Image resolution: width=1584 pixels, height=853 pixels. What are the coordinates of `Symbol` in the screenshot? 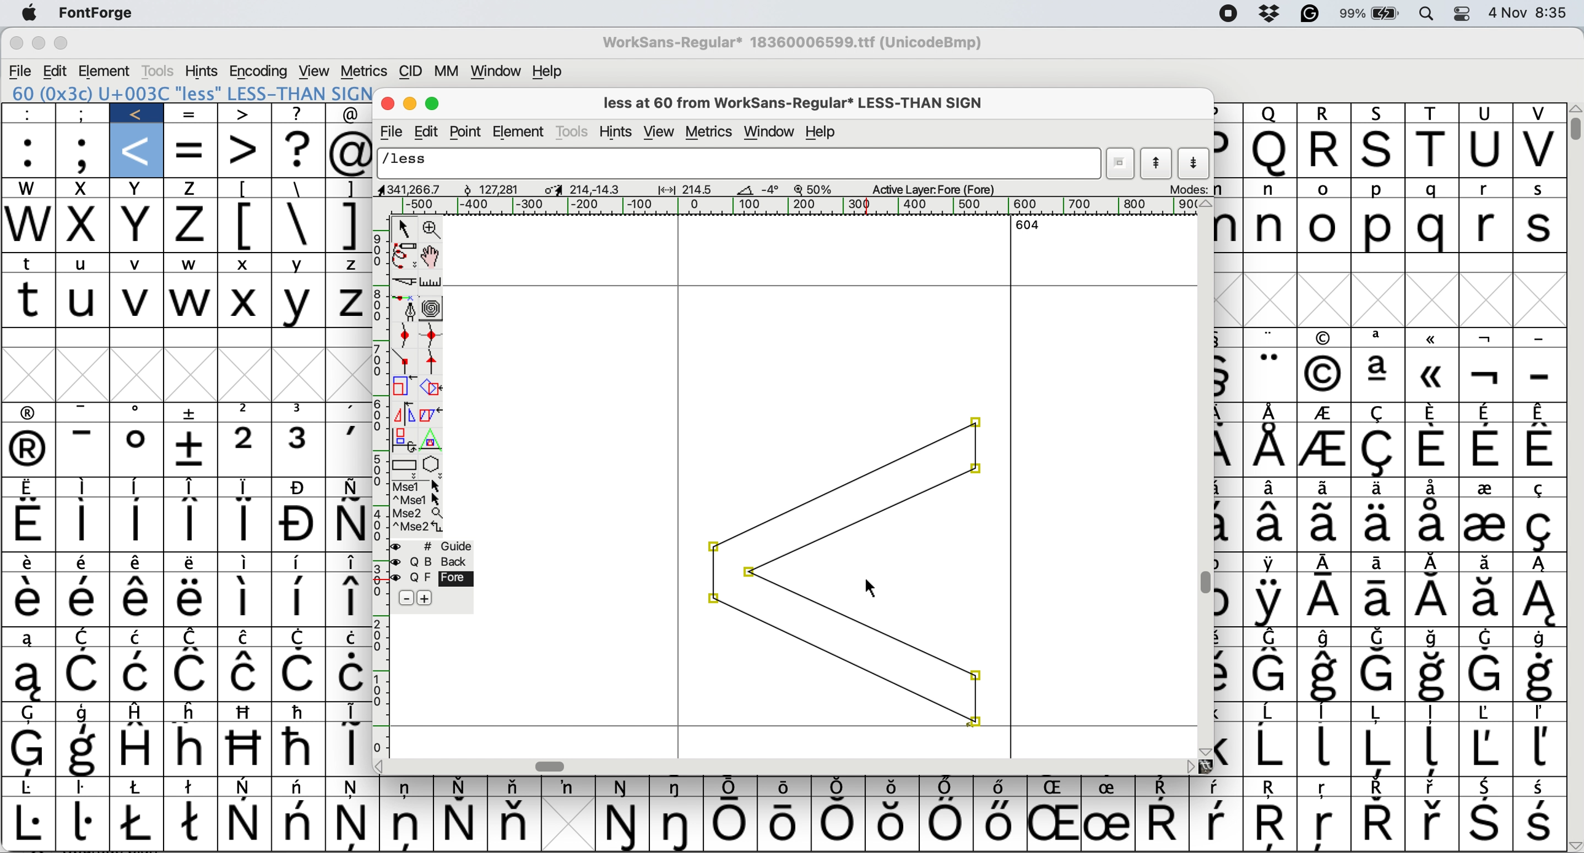 It's located at (192, 485).